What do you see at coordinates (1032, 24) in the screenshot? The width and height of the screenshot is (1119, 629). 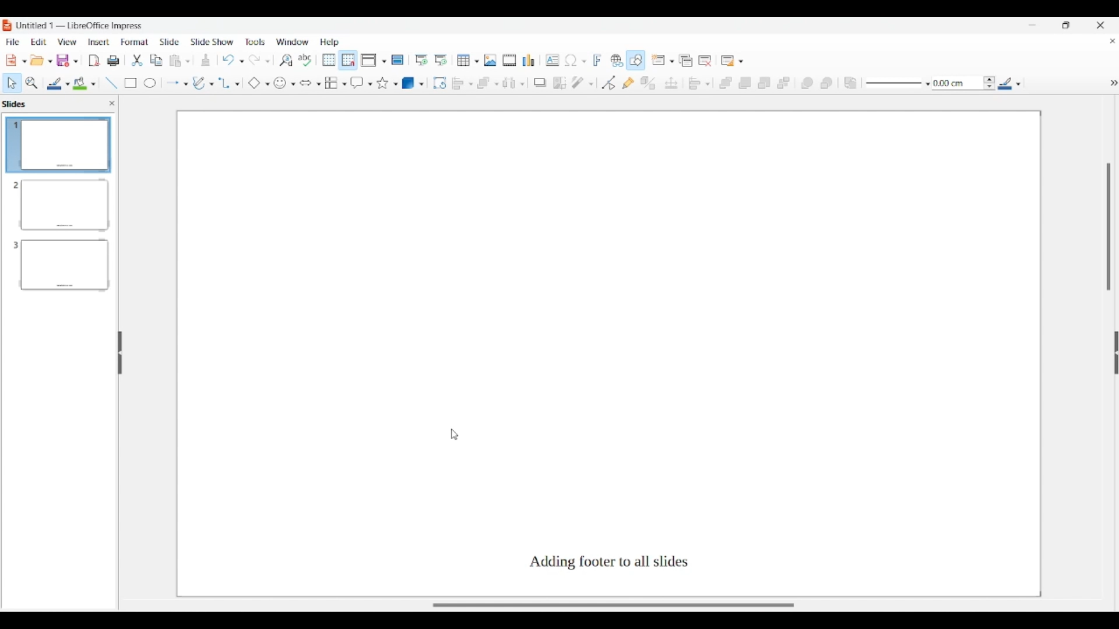 I see `Minimize` at bounding box center [1032, 24].